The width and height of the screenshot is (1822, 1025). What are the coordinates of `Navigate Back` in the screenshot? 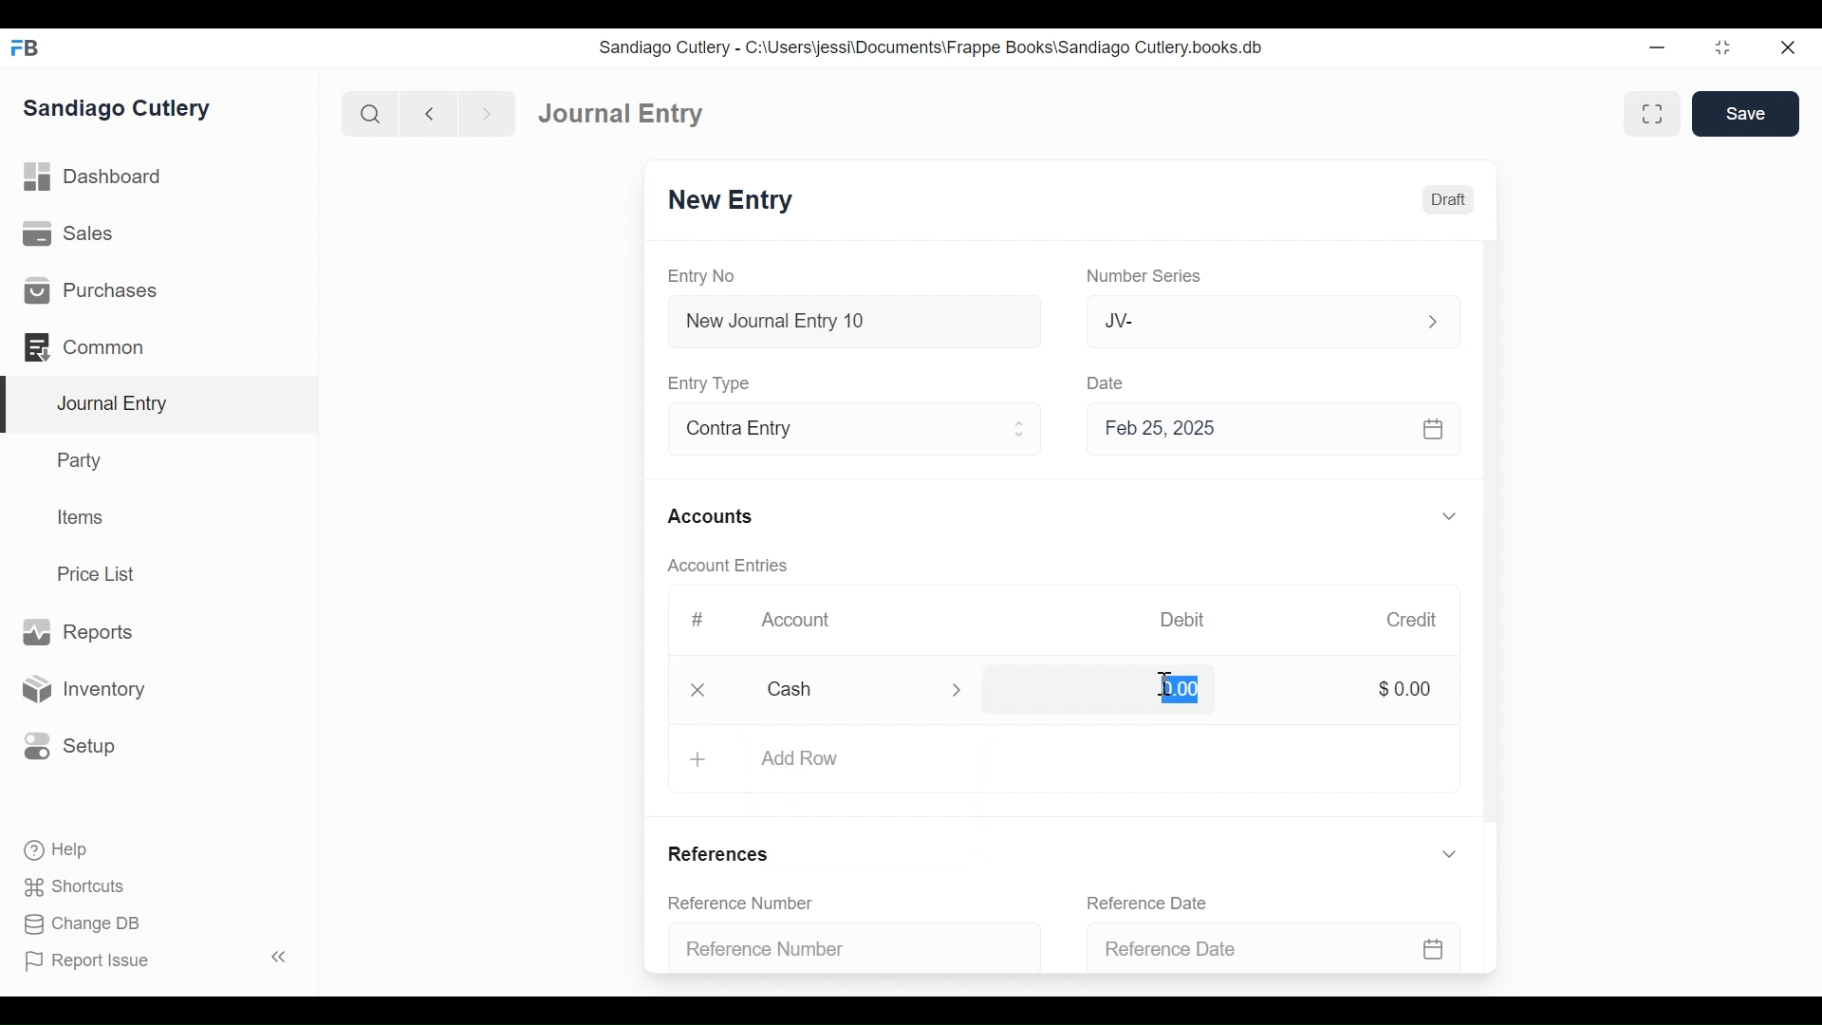 It's located at (430, 114).